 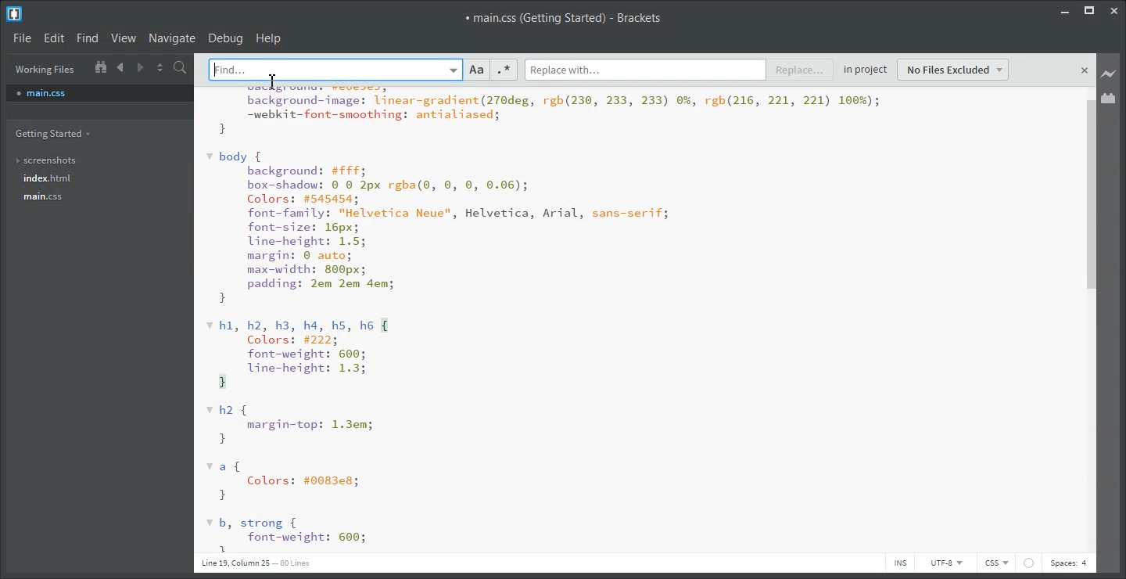 What do you see at coordinates (332, 70) in the screenshot?
I see `Find ` at bounding box center [332, 70].